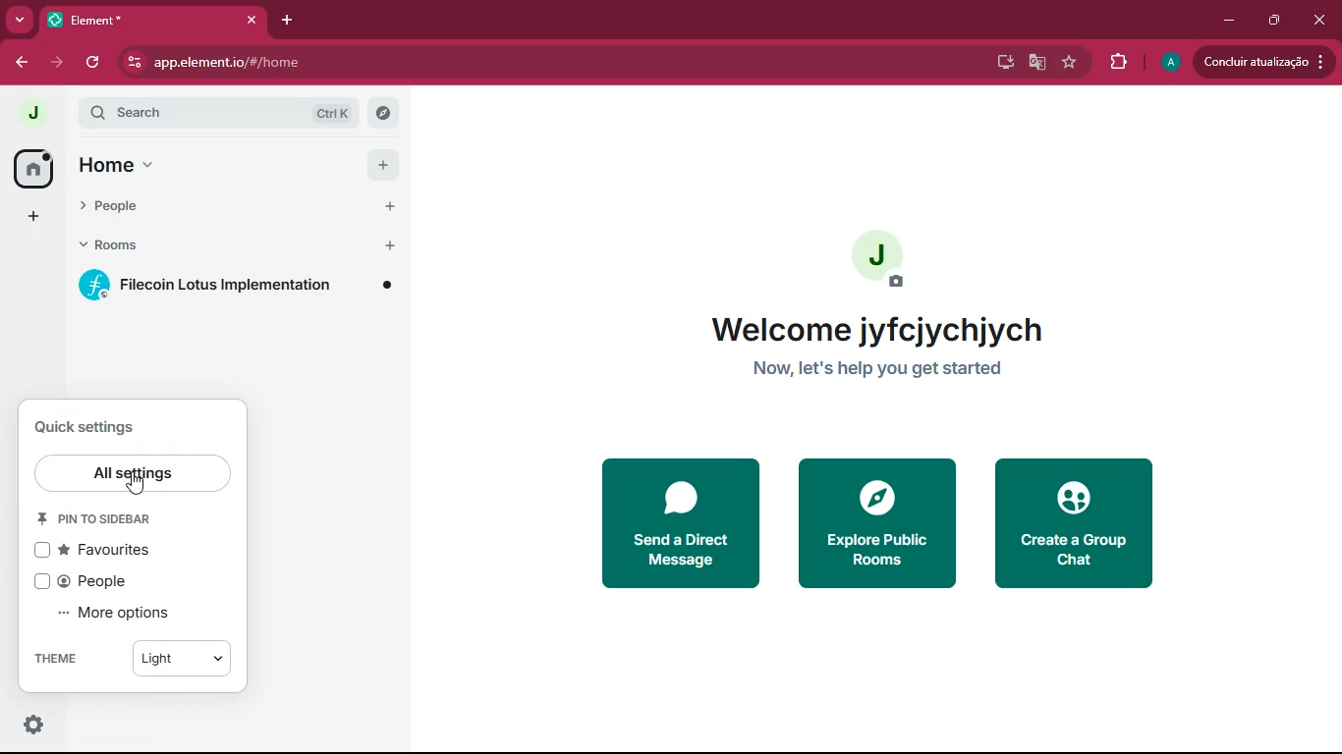 This screenshot has height=754, width=1342. Describe the element at coordinates (118, 166) in the screenshot. I see `home` at that location.